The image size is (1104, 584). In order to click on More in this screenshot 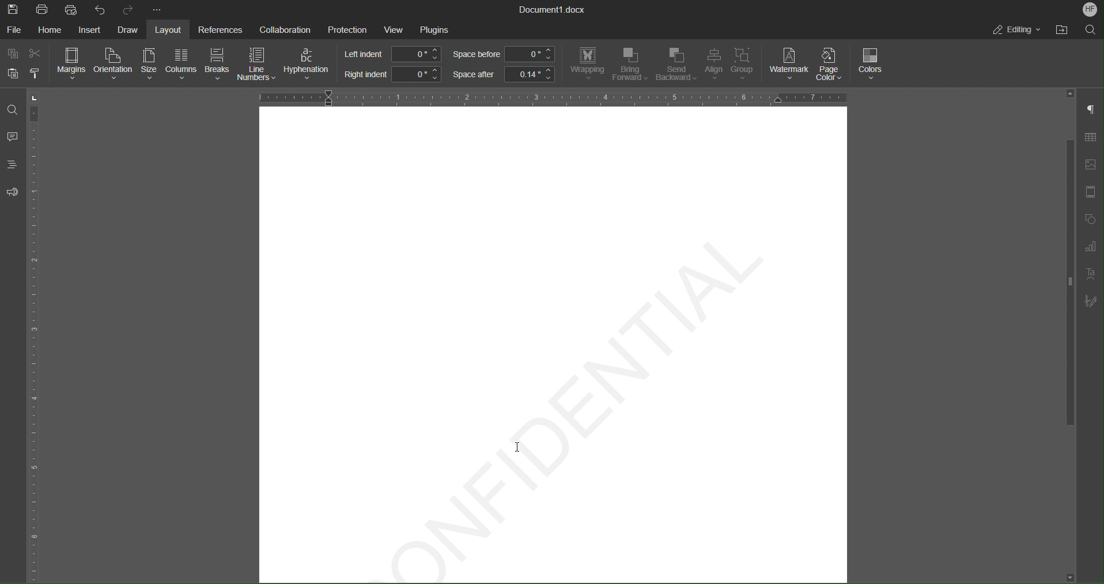, I will do `click(158, 10)`.